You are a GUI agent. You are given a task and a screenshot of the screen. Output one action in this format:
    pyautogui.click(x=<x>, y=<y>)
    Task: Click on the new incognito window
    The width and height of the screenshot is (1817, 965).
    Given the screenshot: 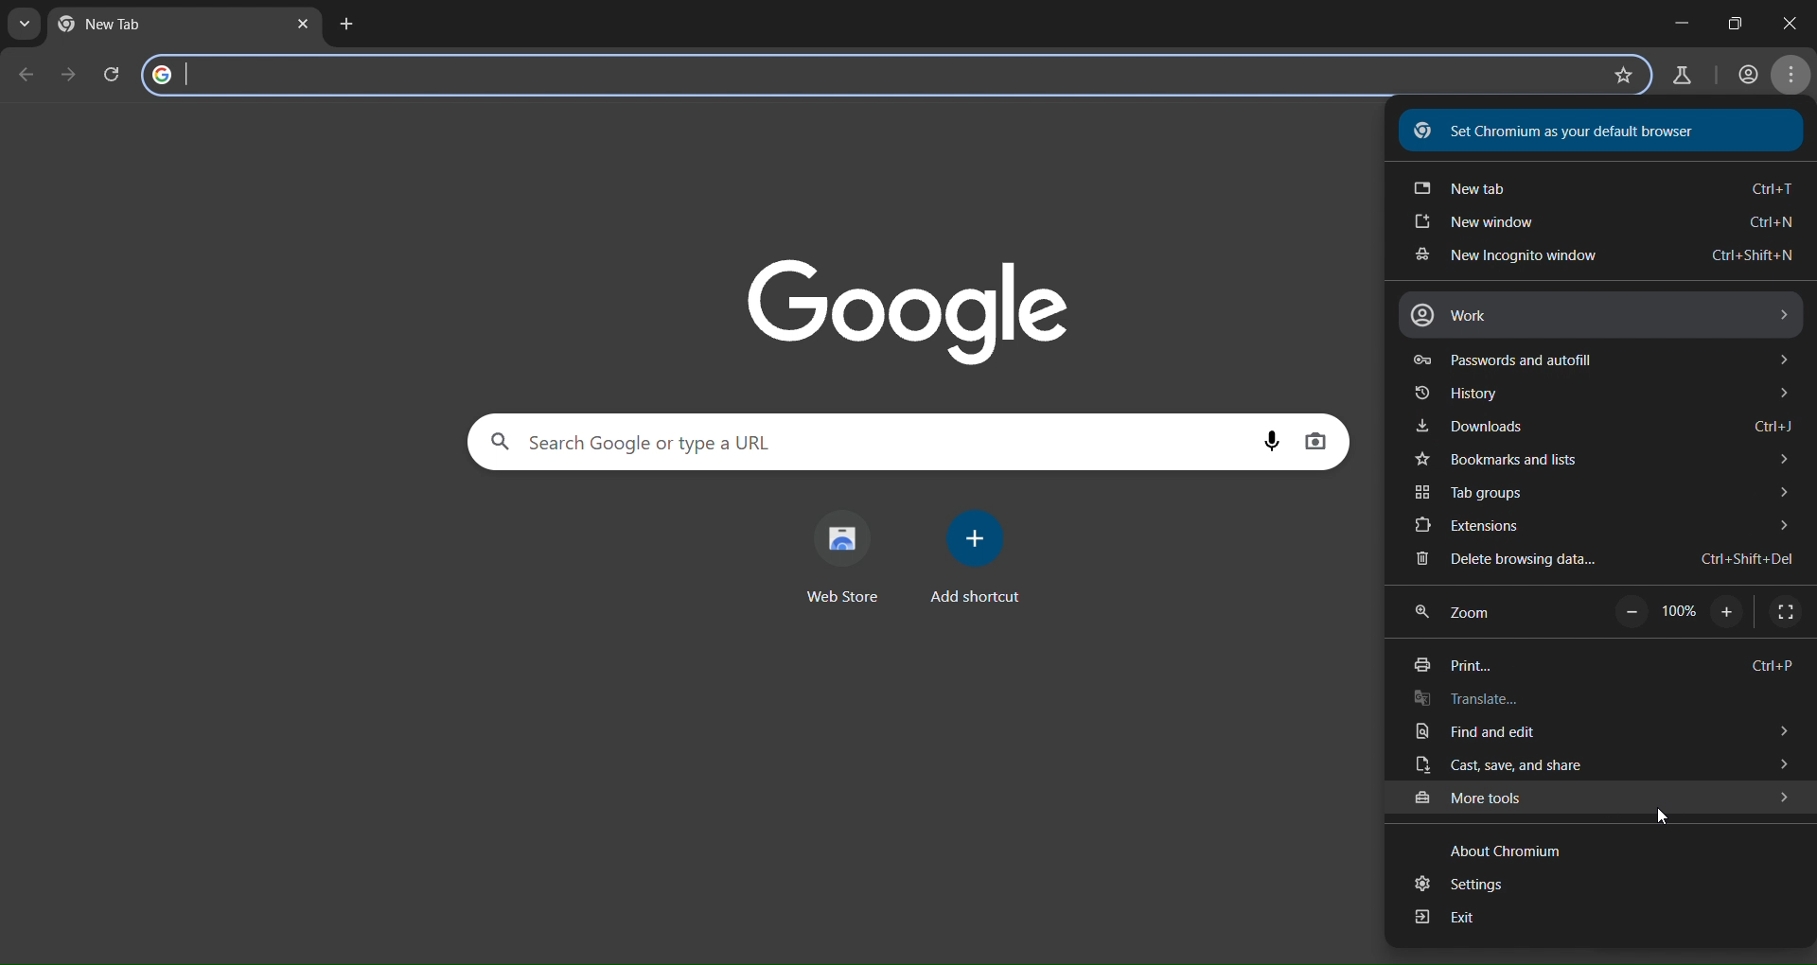 What is the action you would take?
    pyautogui.click(x=1596, y=256)
    